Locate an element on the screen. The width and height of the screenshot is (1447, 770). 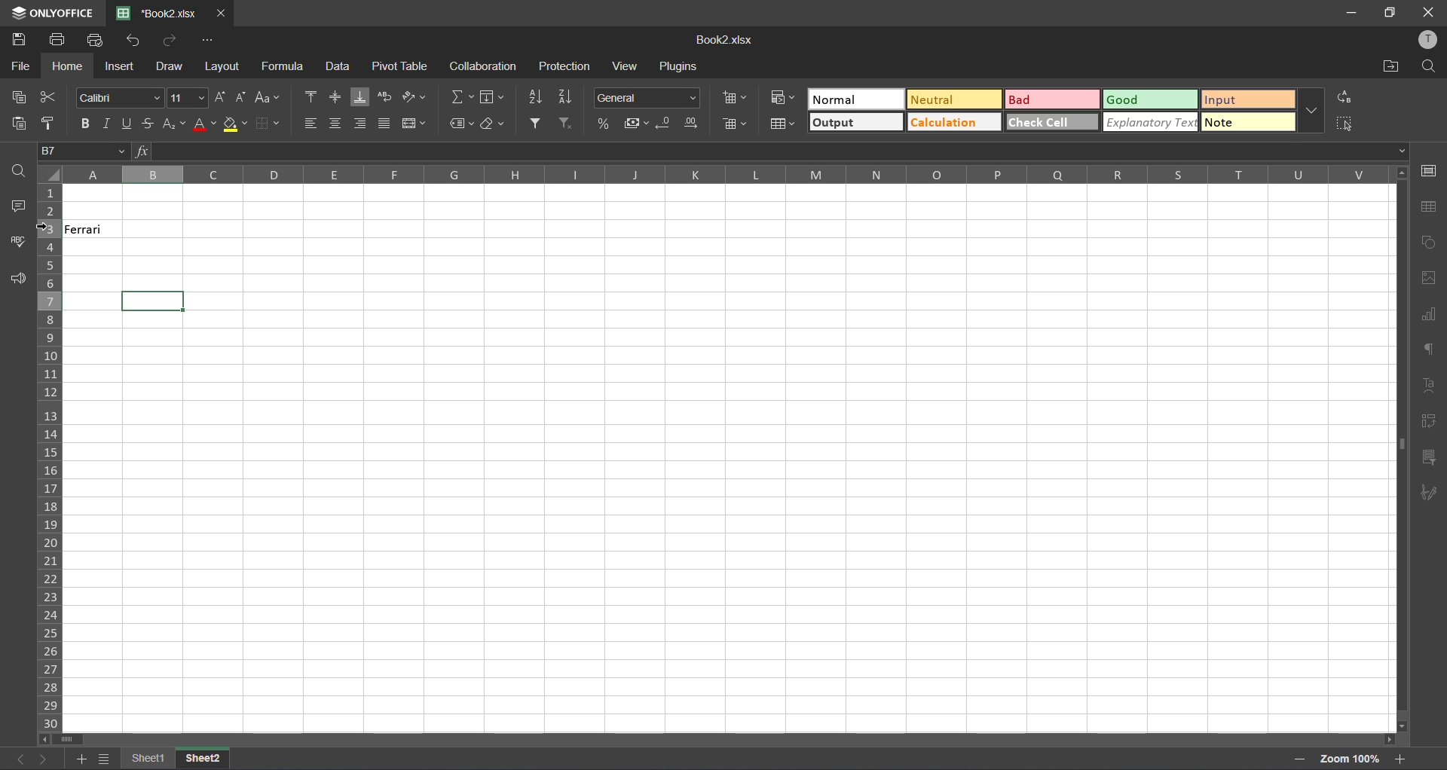
sort ascending  is located at coordinates (537, 97).